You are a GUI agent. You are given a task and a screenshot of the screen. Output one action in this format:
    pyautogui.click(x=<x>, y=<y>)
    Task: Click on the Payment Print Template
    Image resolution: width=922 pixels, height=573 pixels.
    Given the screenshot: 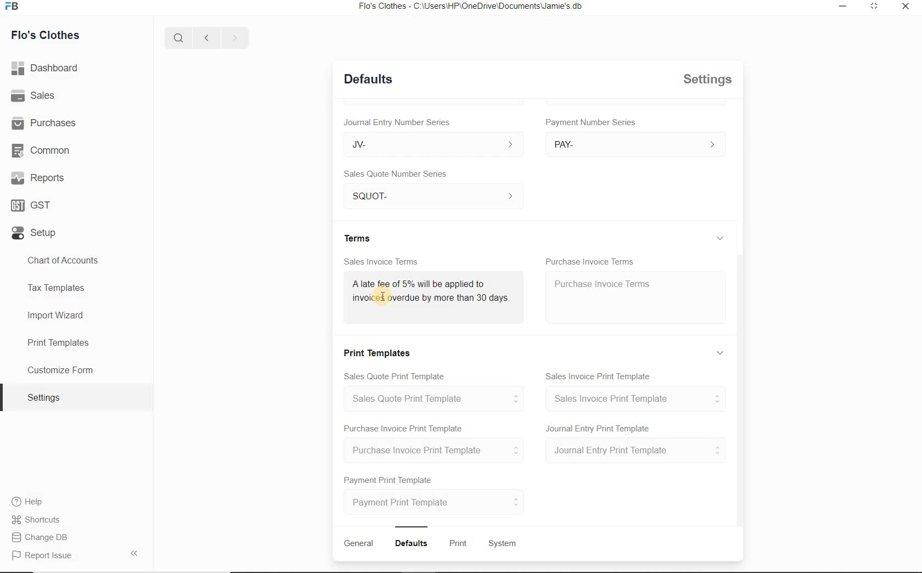 What is the action you would take?
    pyautogui.click(x=435, y=502)
    